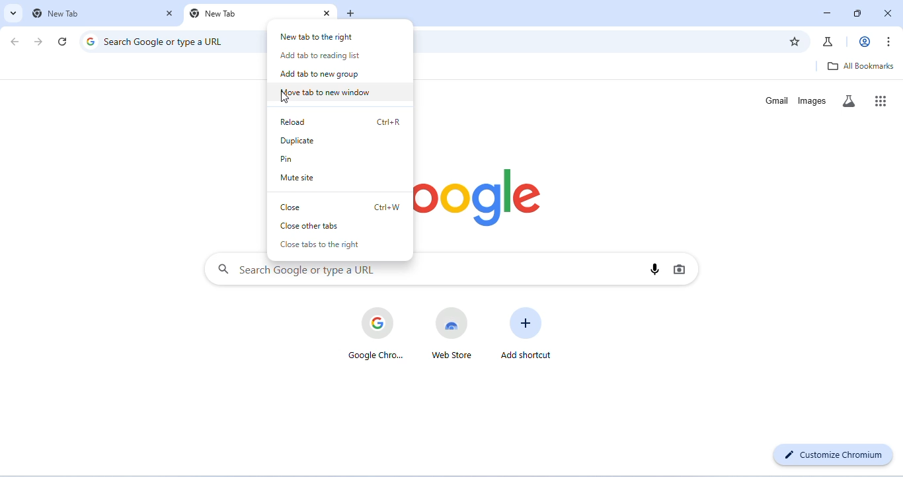 Image resolution: width=903 pixels, height=477 pixels. I want to click on move tab to new window, so click(329, 92).